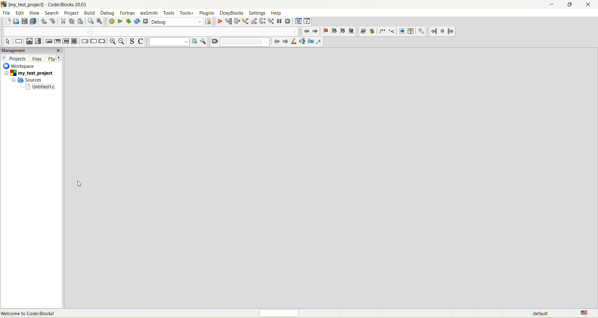 This screenshot has height=318, width=598. I want to click on default, so click(540, 313).